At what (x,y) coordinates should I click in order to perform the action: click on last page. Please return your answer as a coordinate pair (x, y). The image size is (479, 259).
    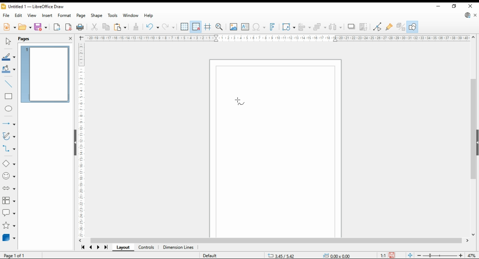
    Looking at the image, I should click on (106, 248).